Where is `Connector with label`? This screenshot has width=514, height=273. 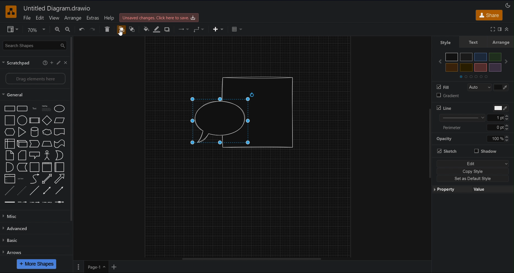 Connector with label is located at coordinates (22, 202).